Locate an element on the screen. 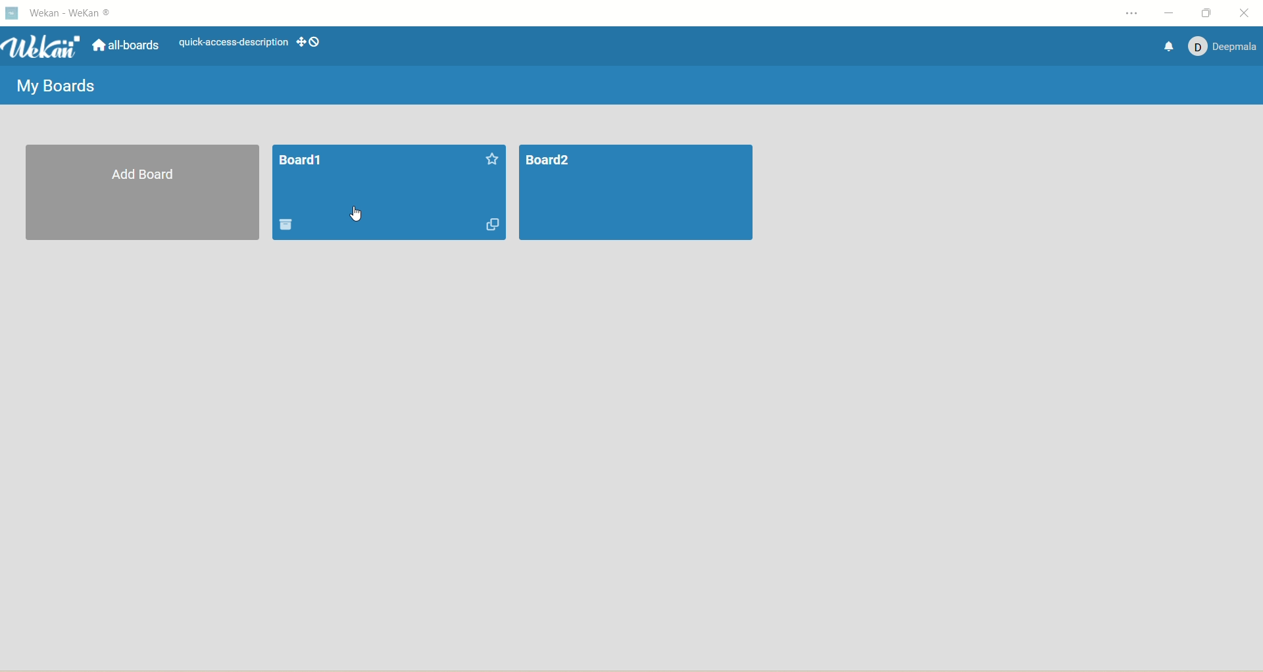  my boards is located at coordinates (51, 89).